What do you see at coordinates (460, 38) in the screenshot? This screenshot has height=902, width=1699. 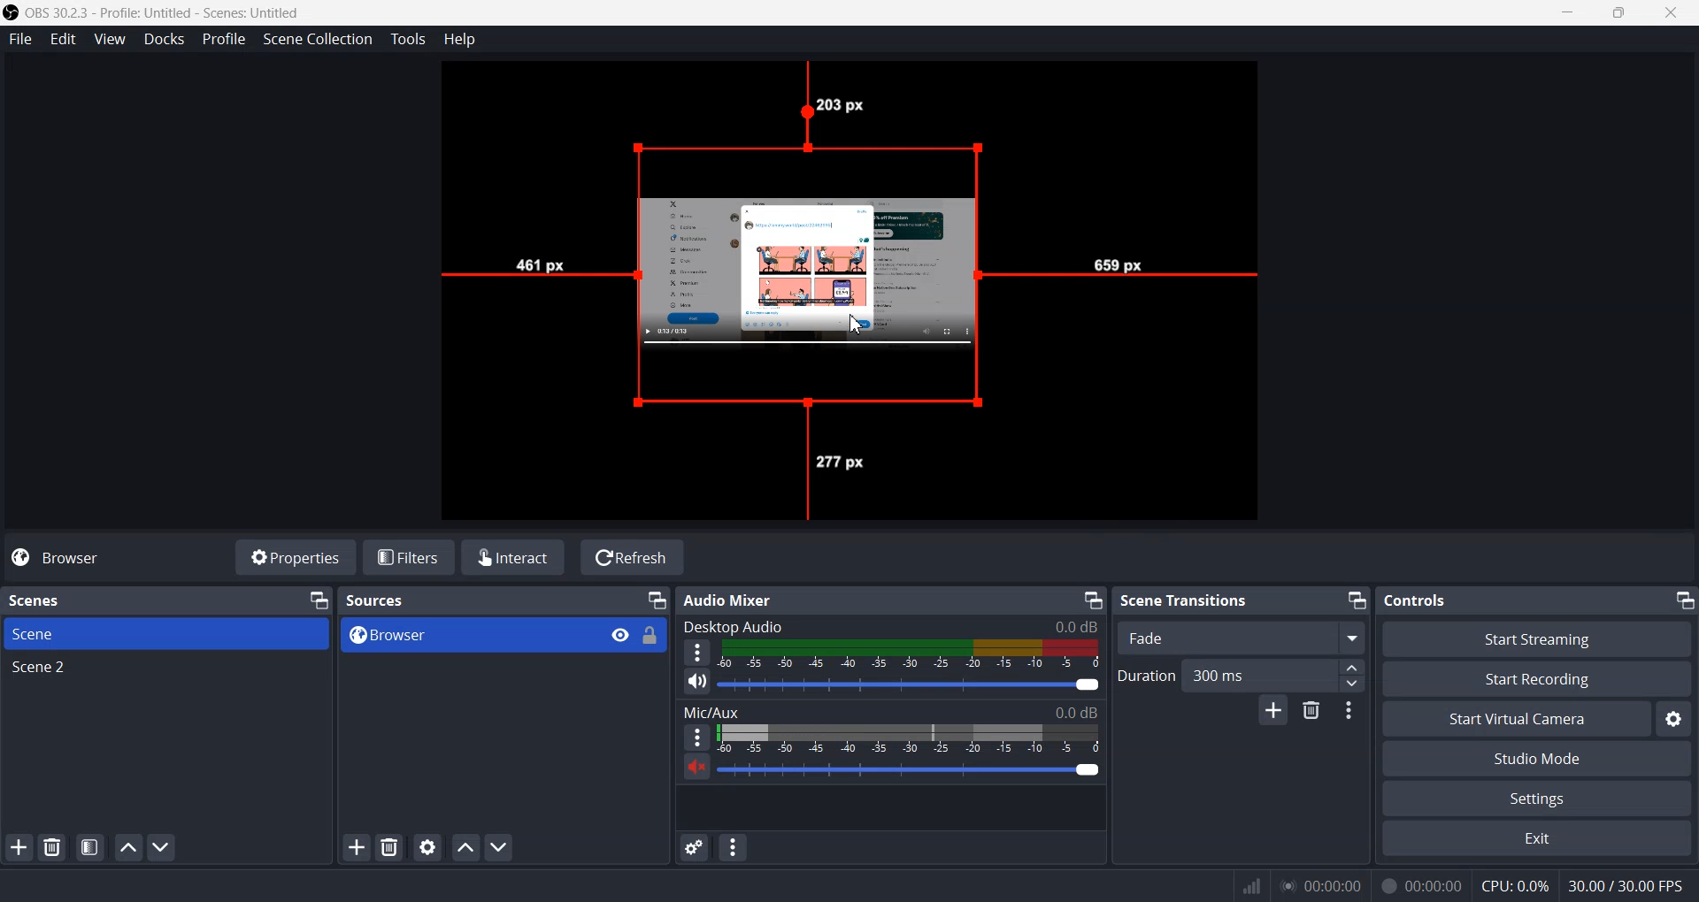 I see `Help` at bounding box center [460, 38].